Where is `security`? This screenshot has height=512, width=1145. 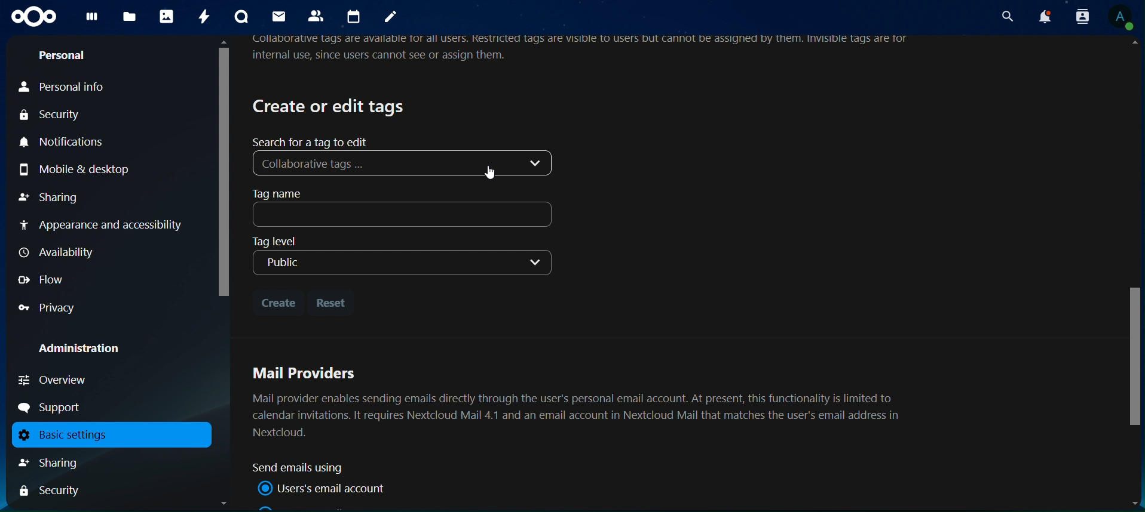
security is located at coordinates (57, 116).